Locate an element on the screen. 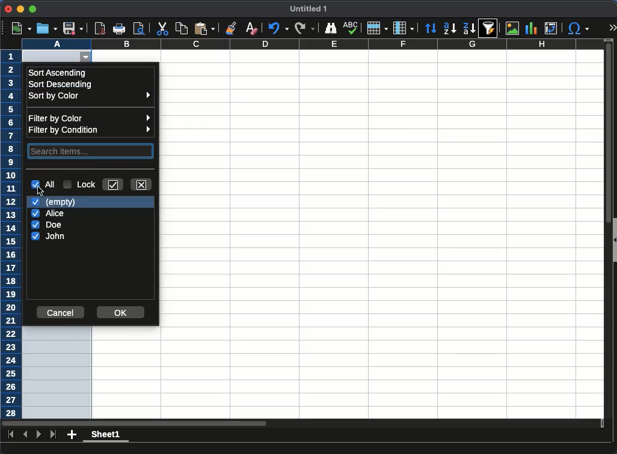 The image size is (617, 454). pdf reviewer is located at coordinates (100, 28).